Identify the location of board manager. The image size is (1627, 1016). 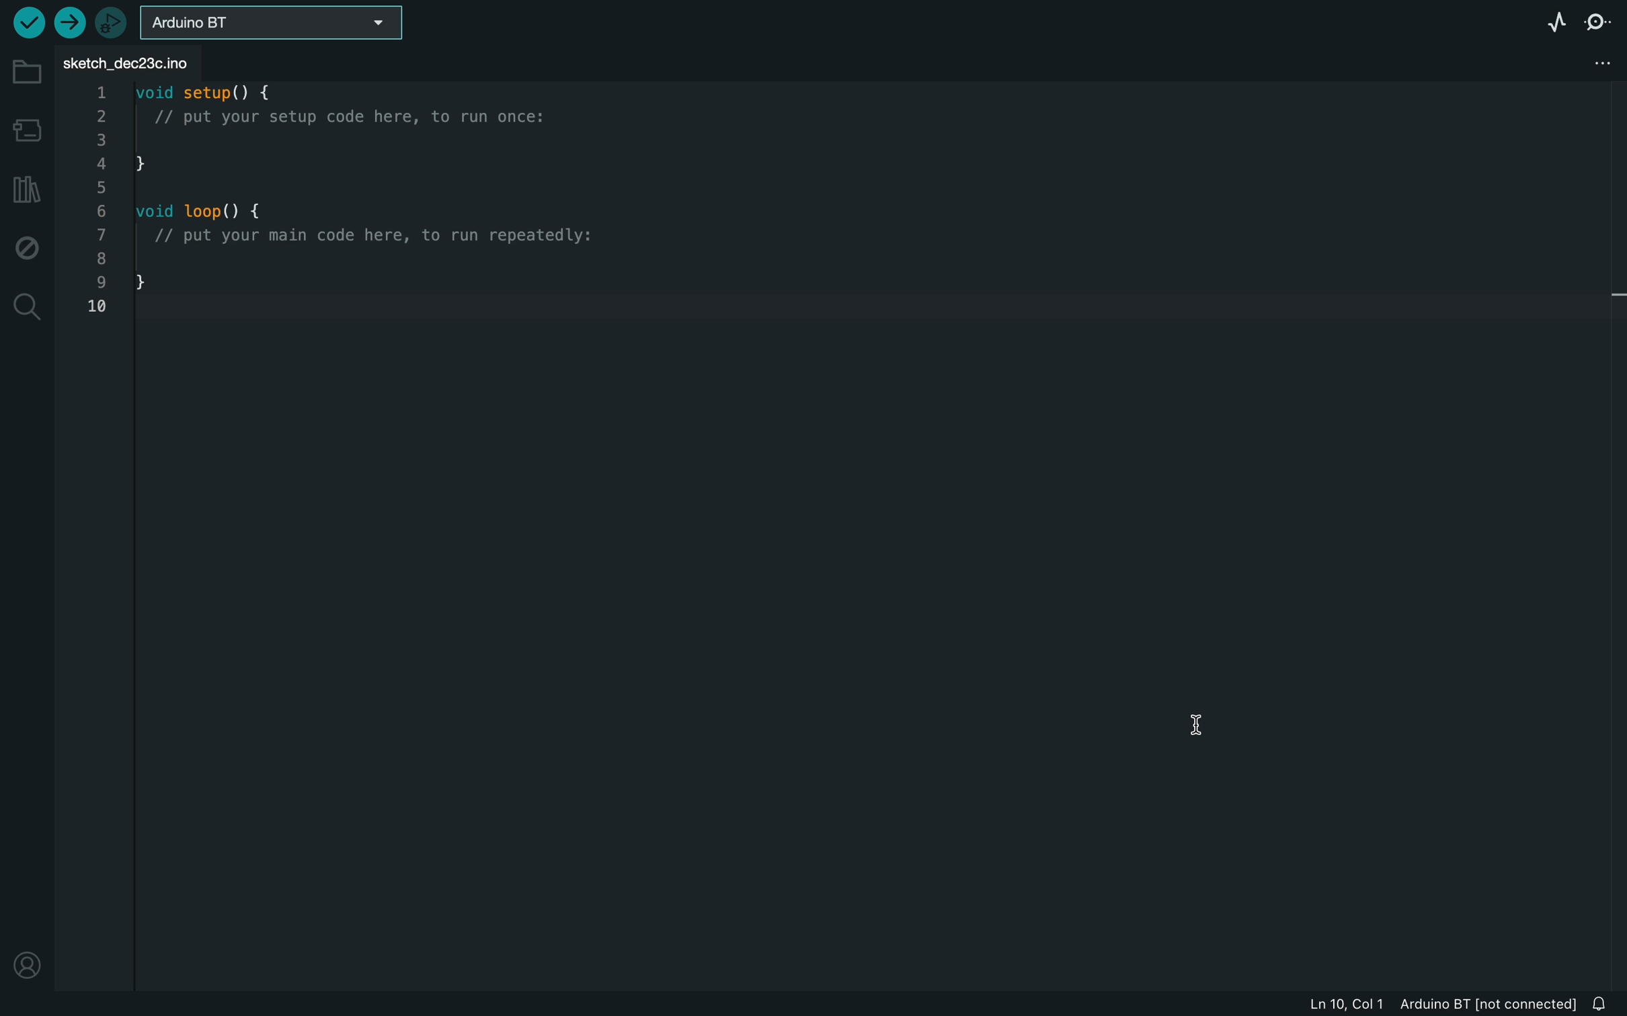
(26, 128).